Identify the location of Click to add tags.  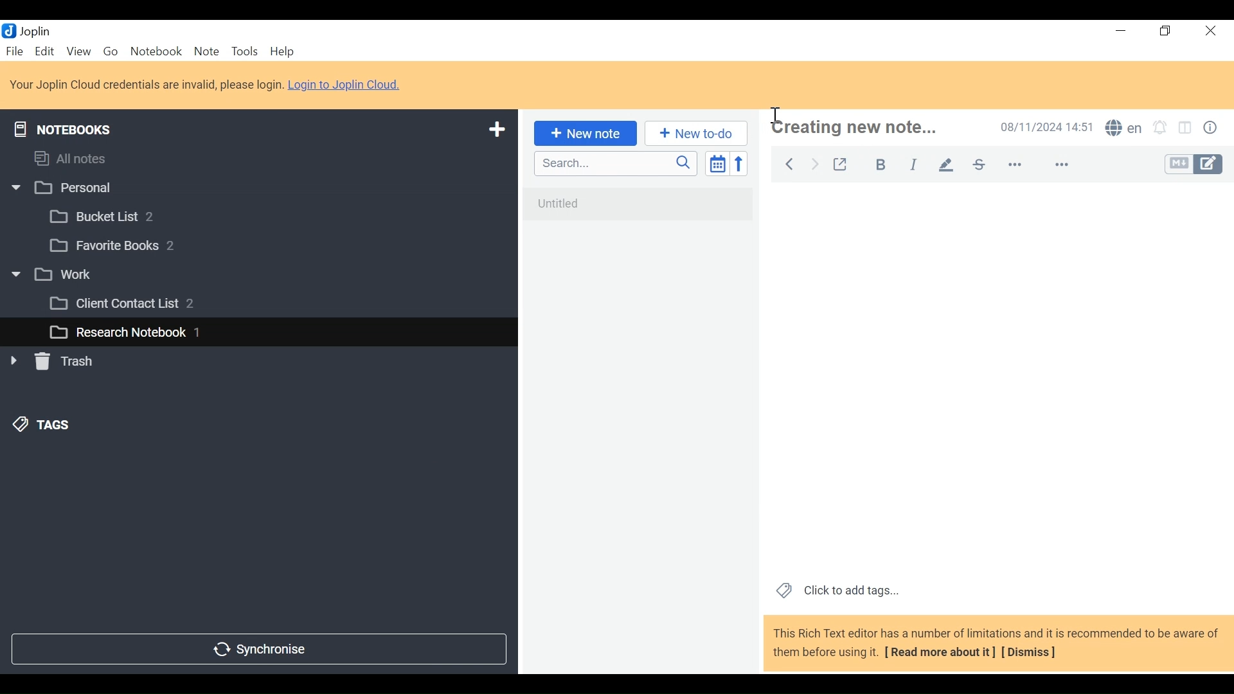
(835, 589).